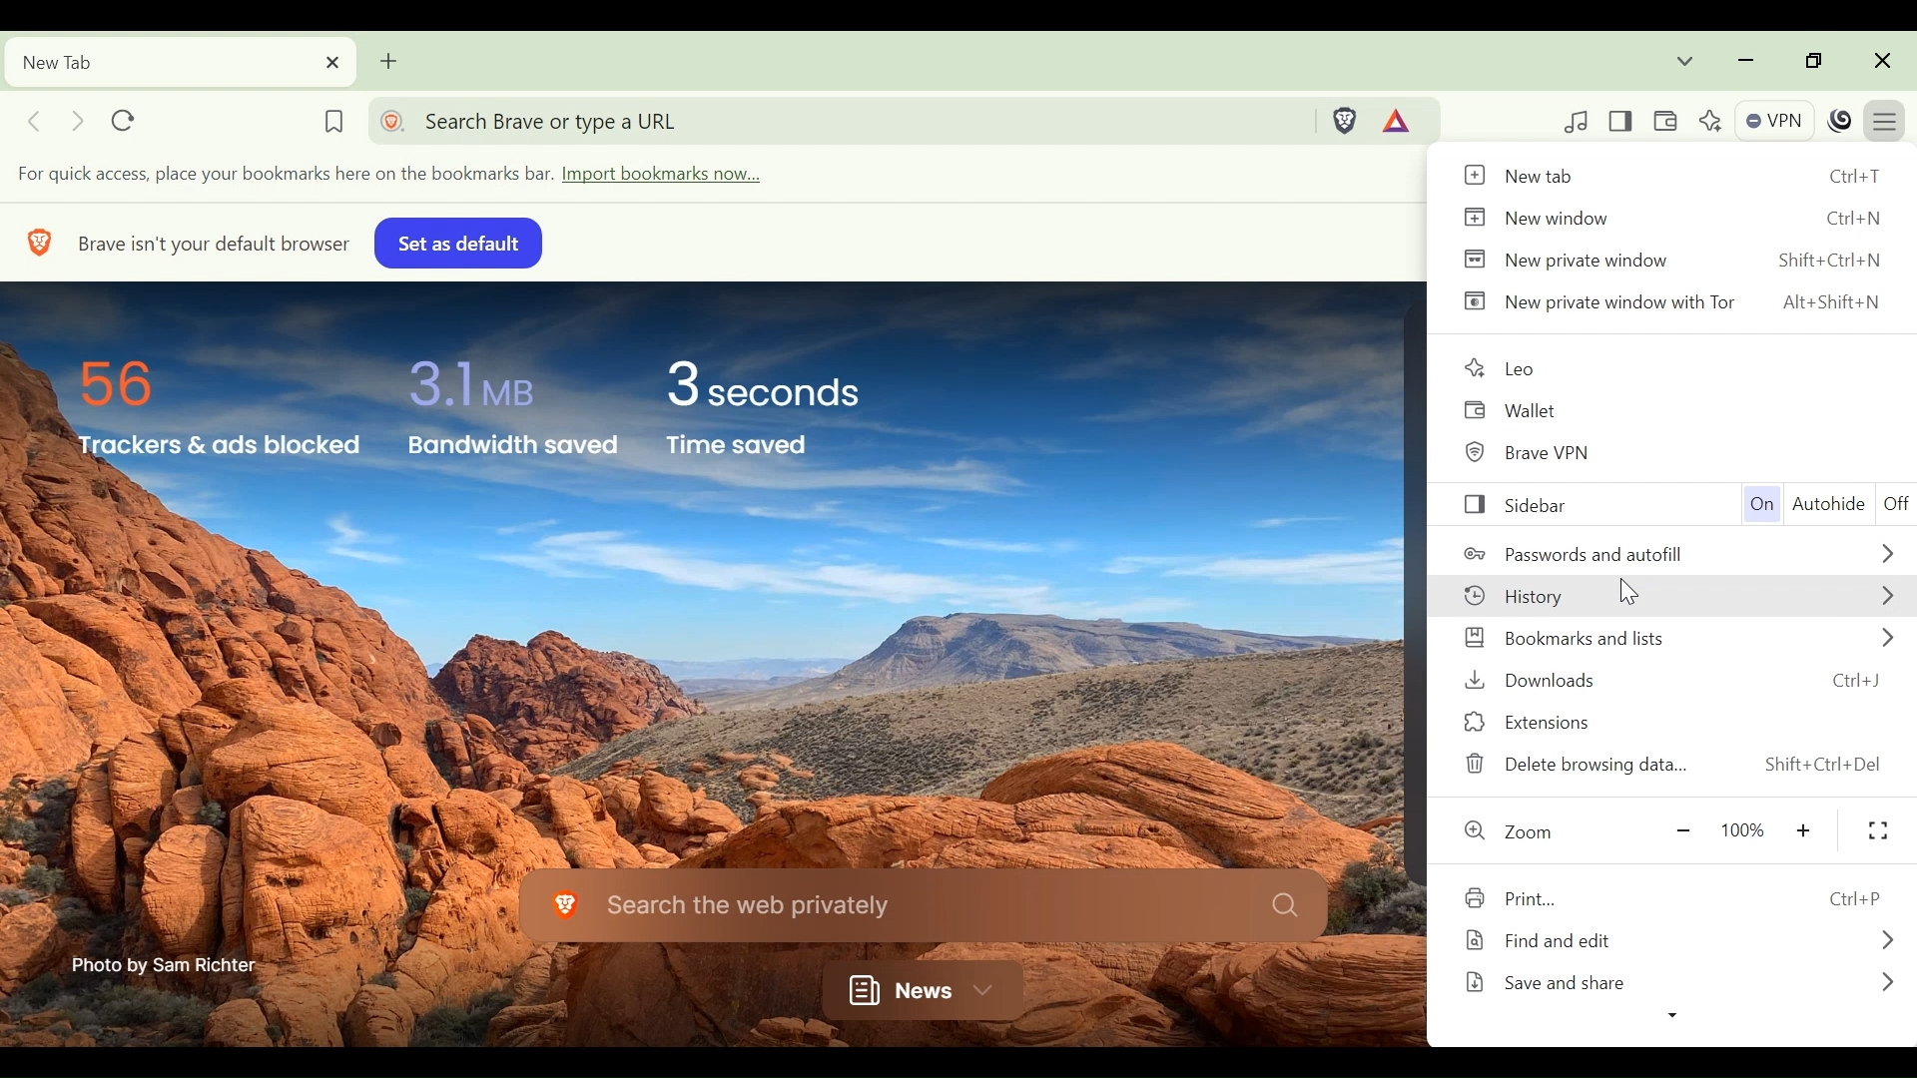 The image size is (1917, 1078). I want to click on 3.1 MB, so click(468, 378).